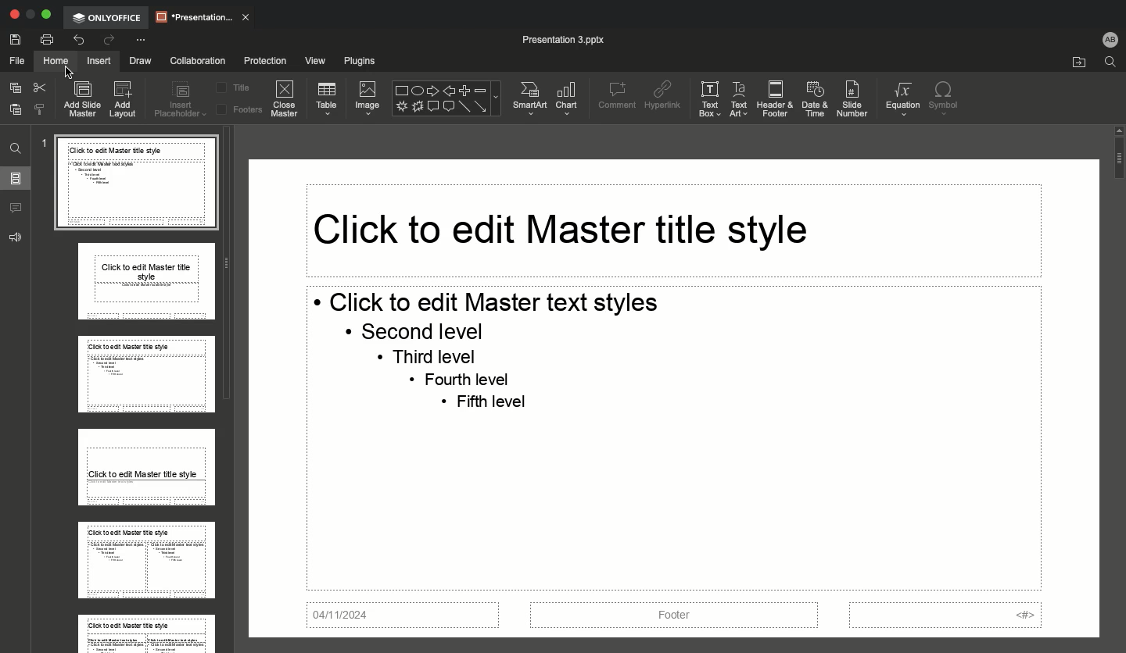  Describe the element at coordinates (414, 331) in the screenshot. I see `+ Second level` at that location.